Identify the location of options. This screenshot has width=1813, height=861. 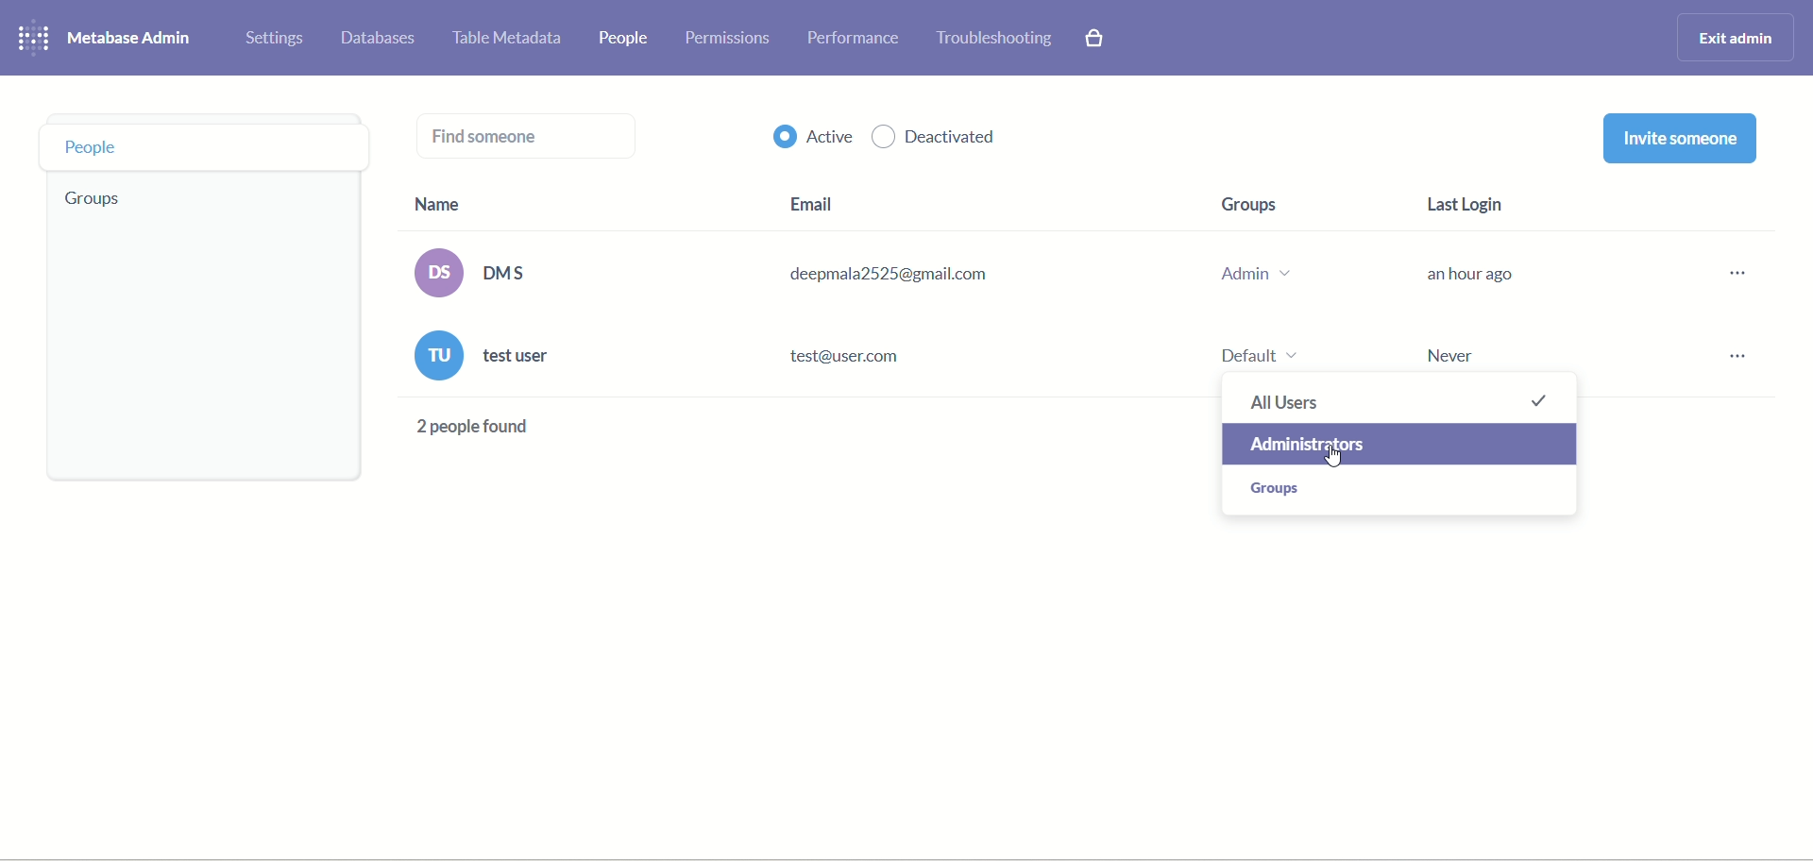
(1727, 324).